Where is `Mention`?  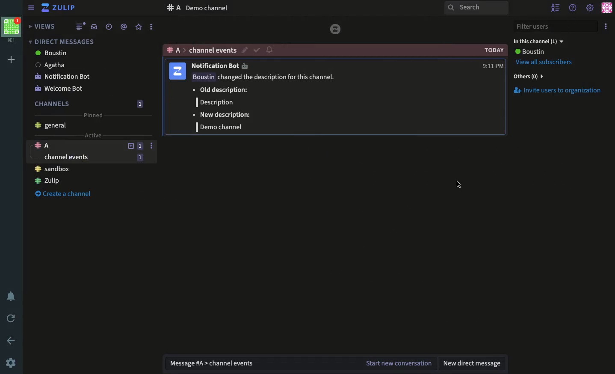 Mention is located at coordinates (124, 27).